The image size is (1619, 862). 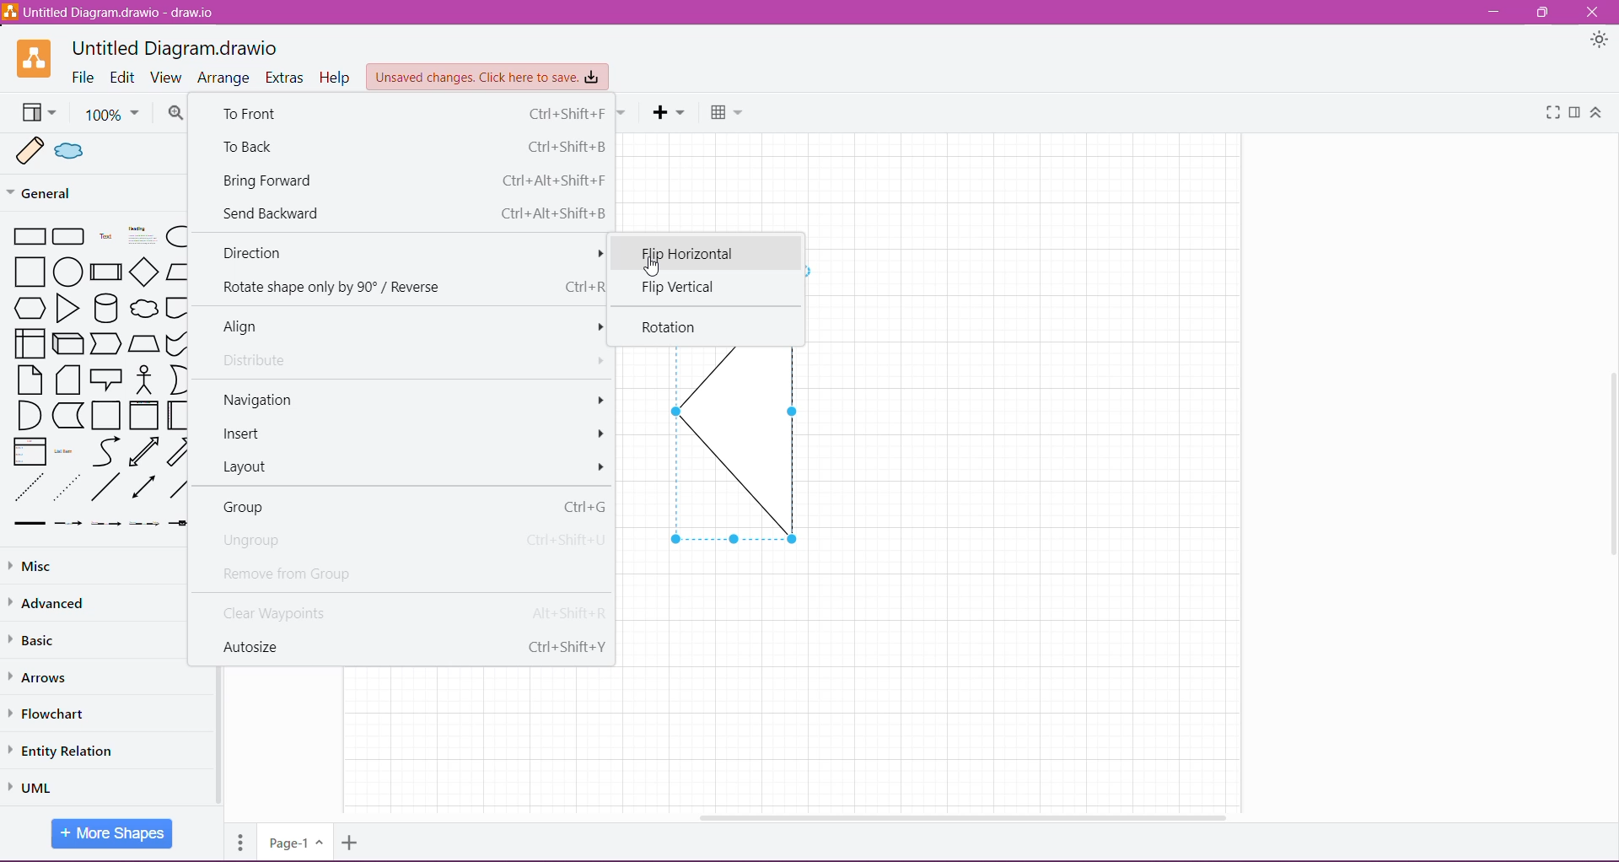 I want to click on Insert, so click(x=670, y=113).